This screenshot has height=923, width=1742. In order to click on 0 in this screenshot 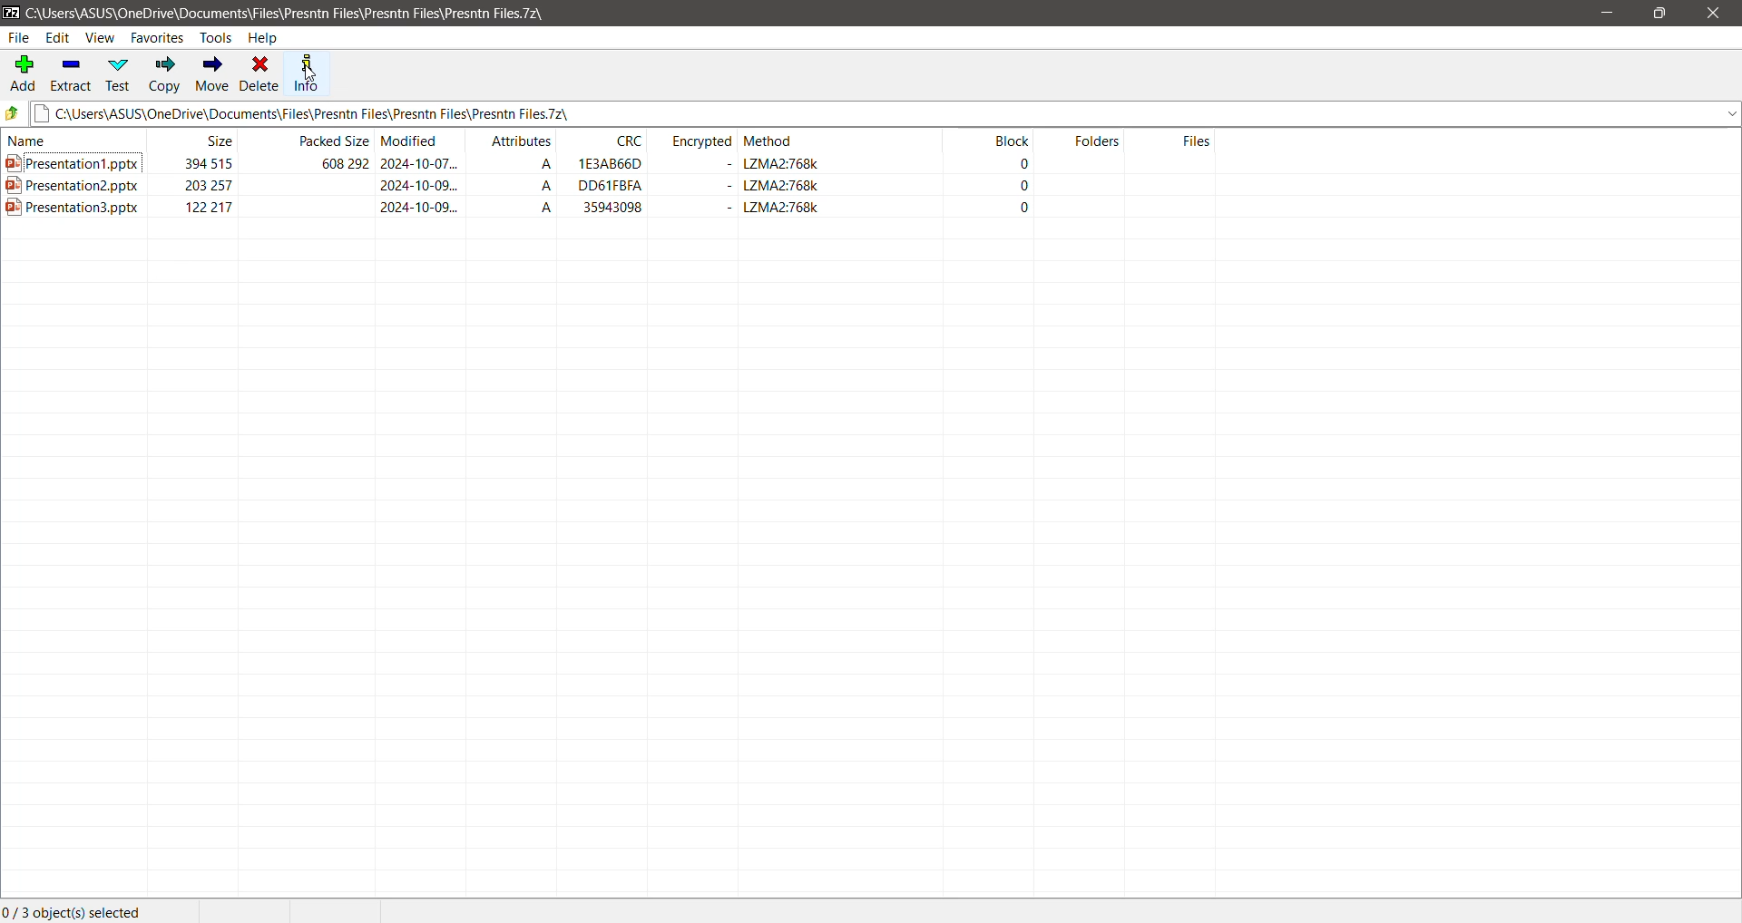, I will do `click(1022, 165)`.